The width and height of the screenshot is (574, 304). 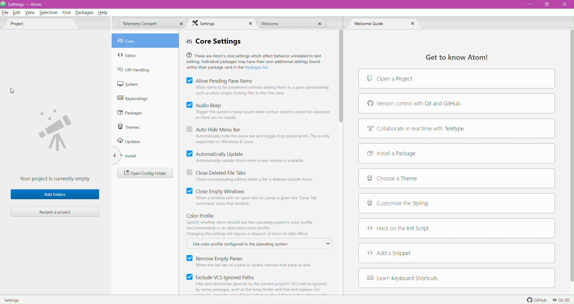 What do you see at coordinates (48, 12) in the screenshot?
I see `Selection` at bounding box center [48, 12].